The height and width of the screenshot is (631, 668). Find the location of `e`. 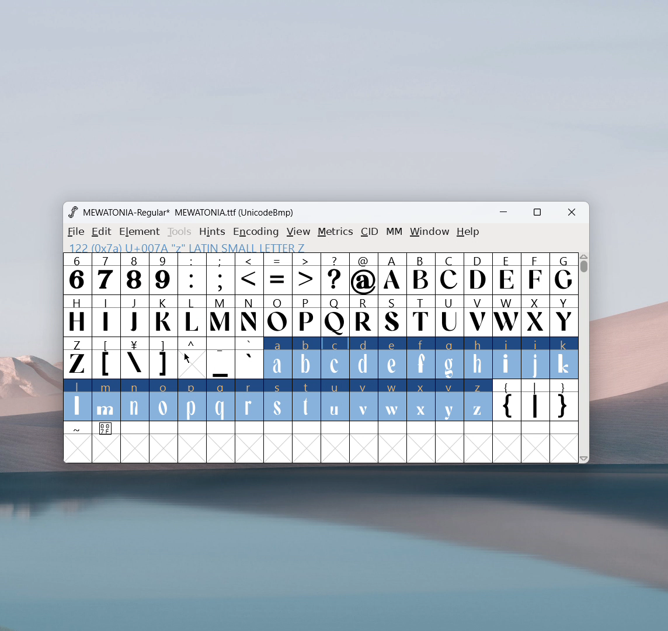

e is located at coordinates (392, 359).